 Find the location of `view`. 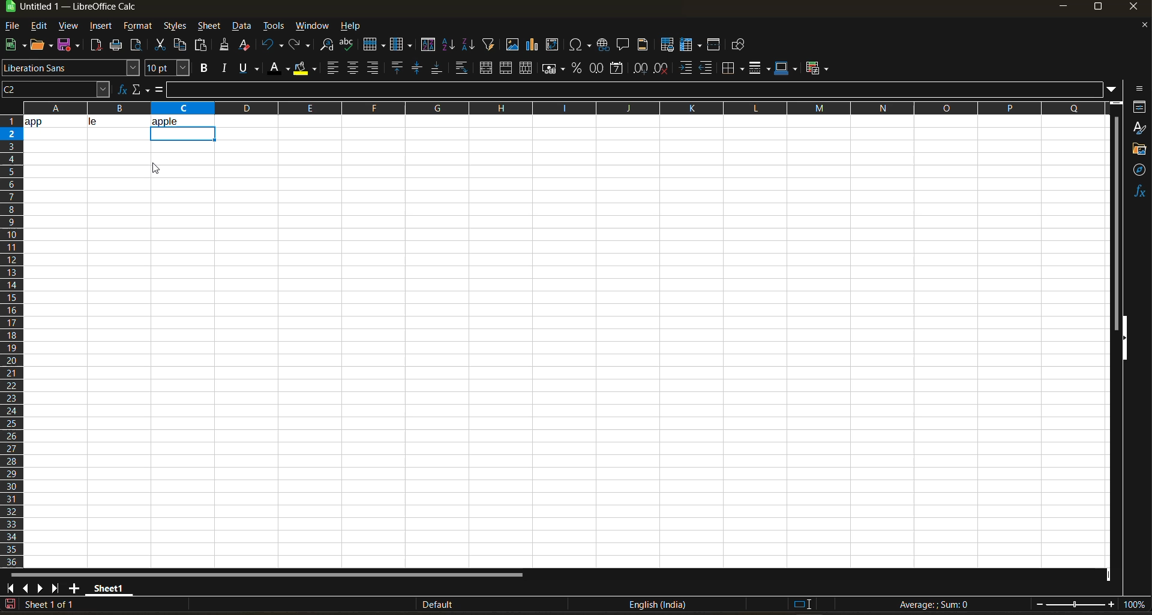

view is located at coordinates (68, 26).